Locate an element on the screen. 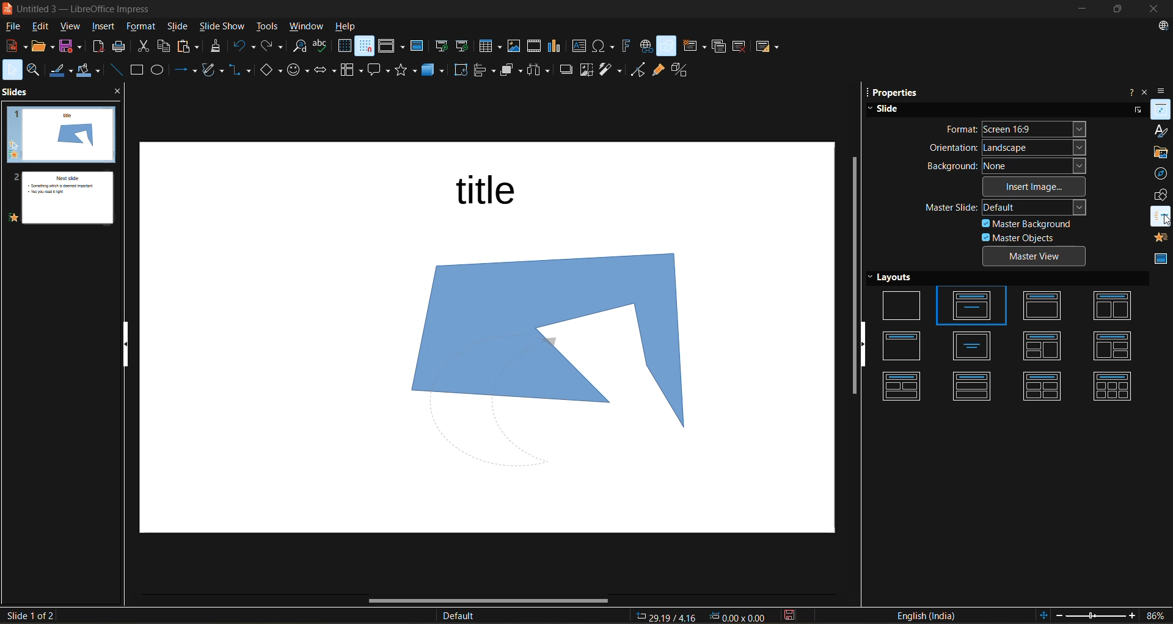  find and replace is located at coordinates (299, 46).